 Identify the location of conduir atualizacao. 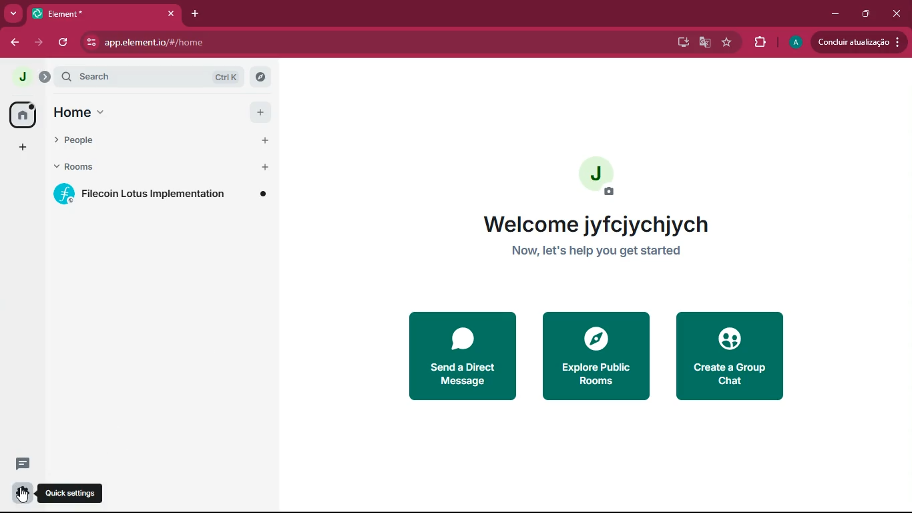
(858, 42).